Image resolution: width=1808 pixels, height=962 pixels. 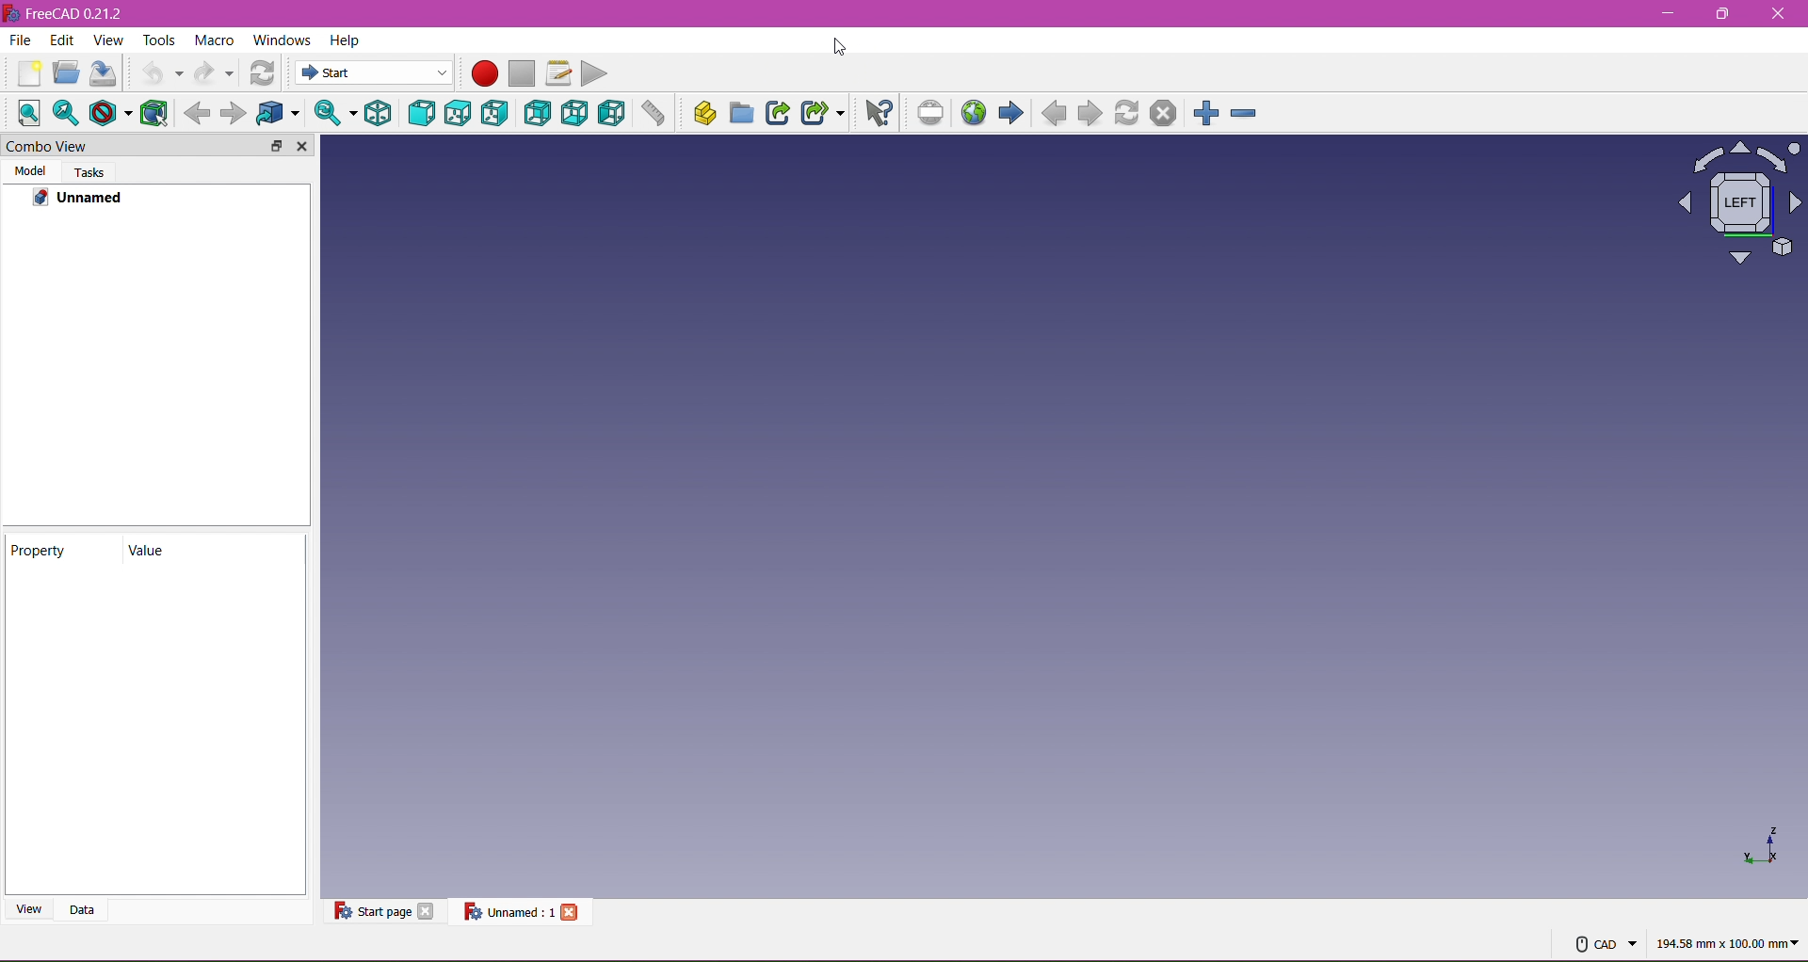 I want to click on Play Macro, so click(x=594, y=73).